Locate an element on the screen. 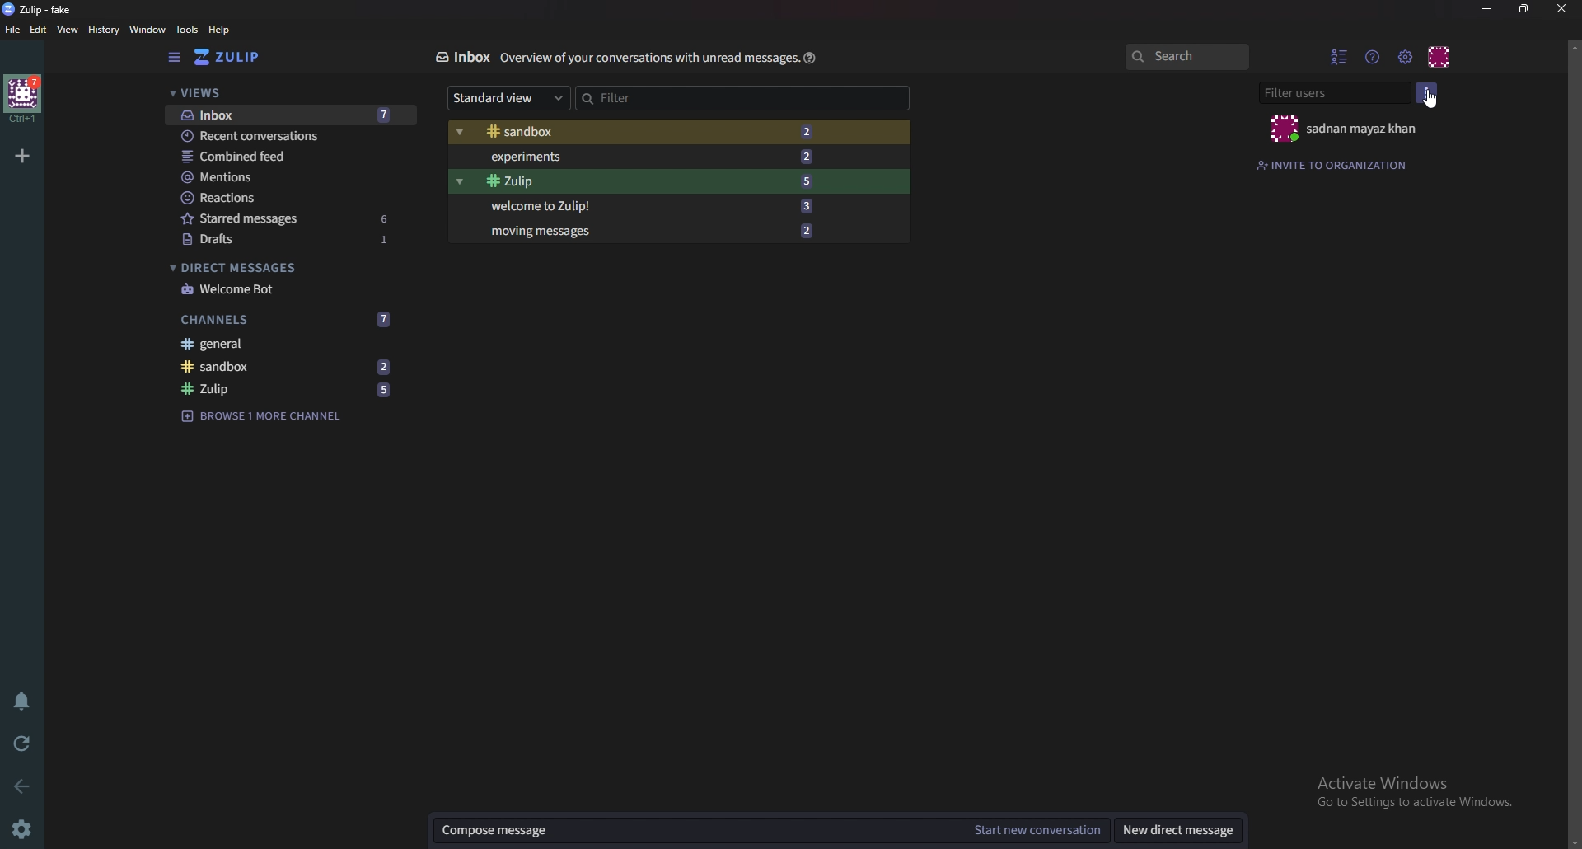 Image resolution: width=1582 pixels, height=849 pixels. Window is located at coordinates (147, 30).